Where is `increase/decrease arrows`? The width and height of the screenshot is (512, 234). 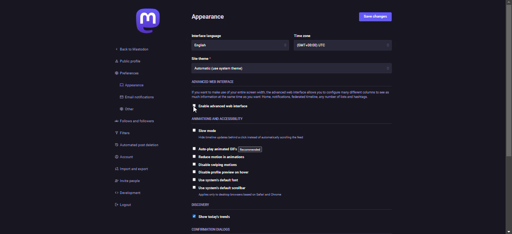 increase/decrease arrows is located at coordinates (285, 46).